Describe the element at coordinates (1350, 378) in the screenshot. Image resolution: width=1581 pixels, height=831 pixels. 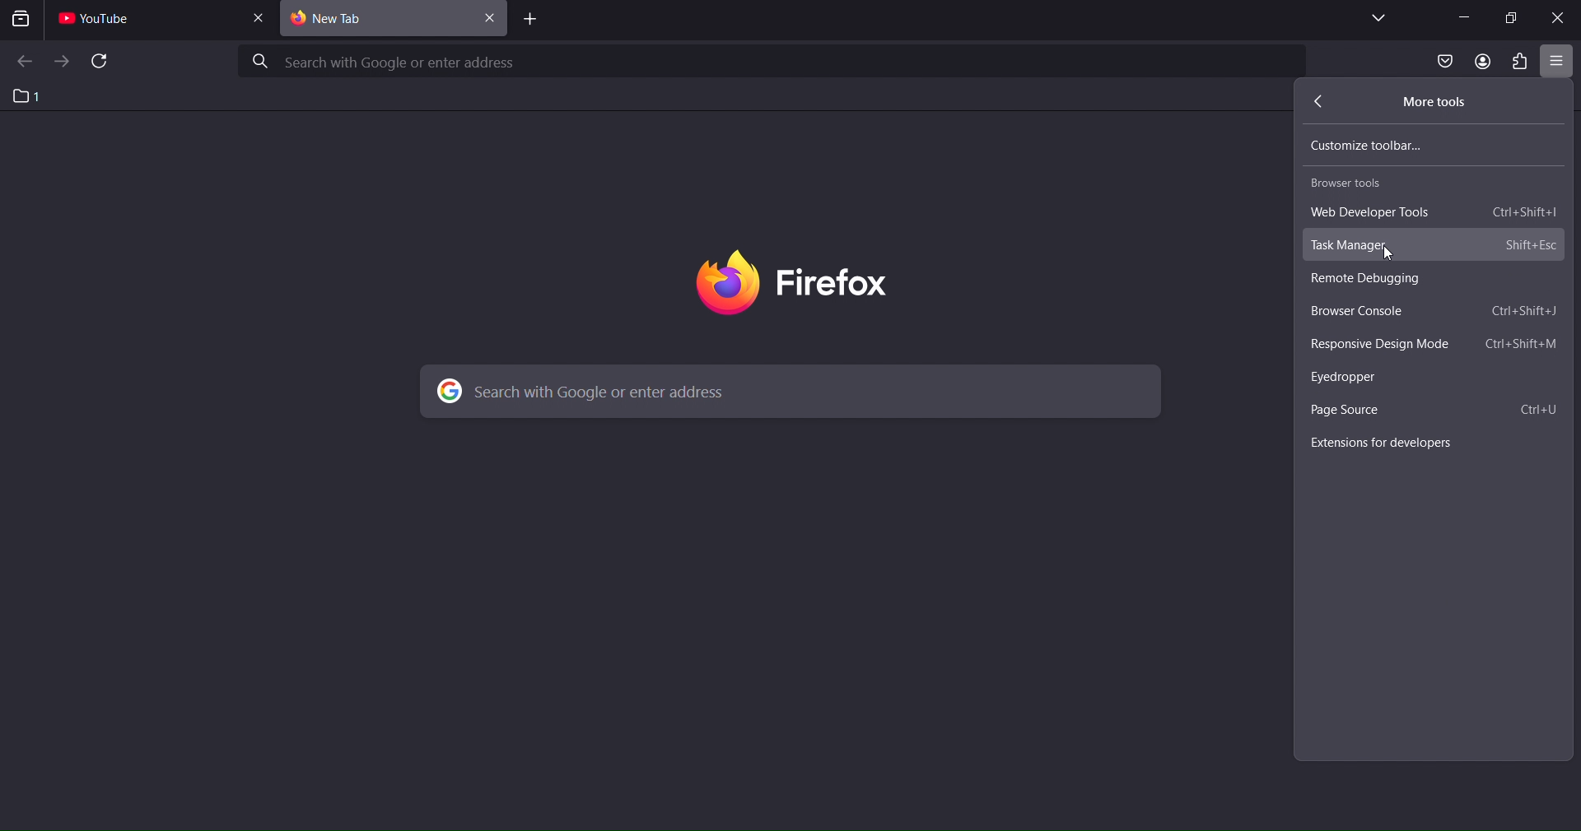
I see `eyedropper` at that location.